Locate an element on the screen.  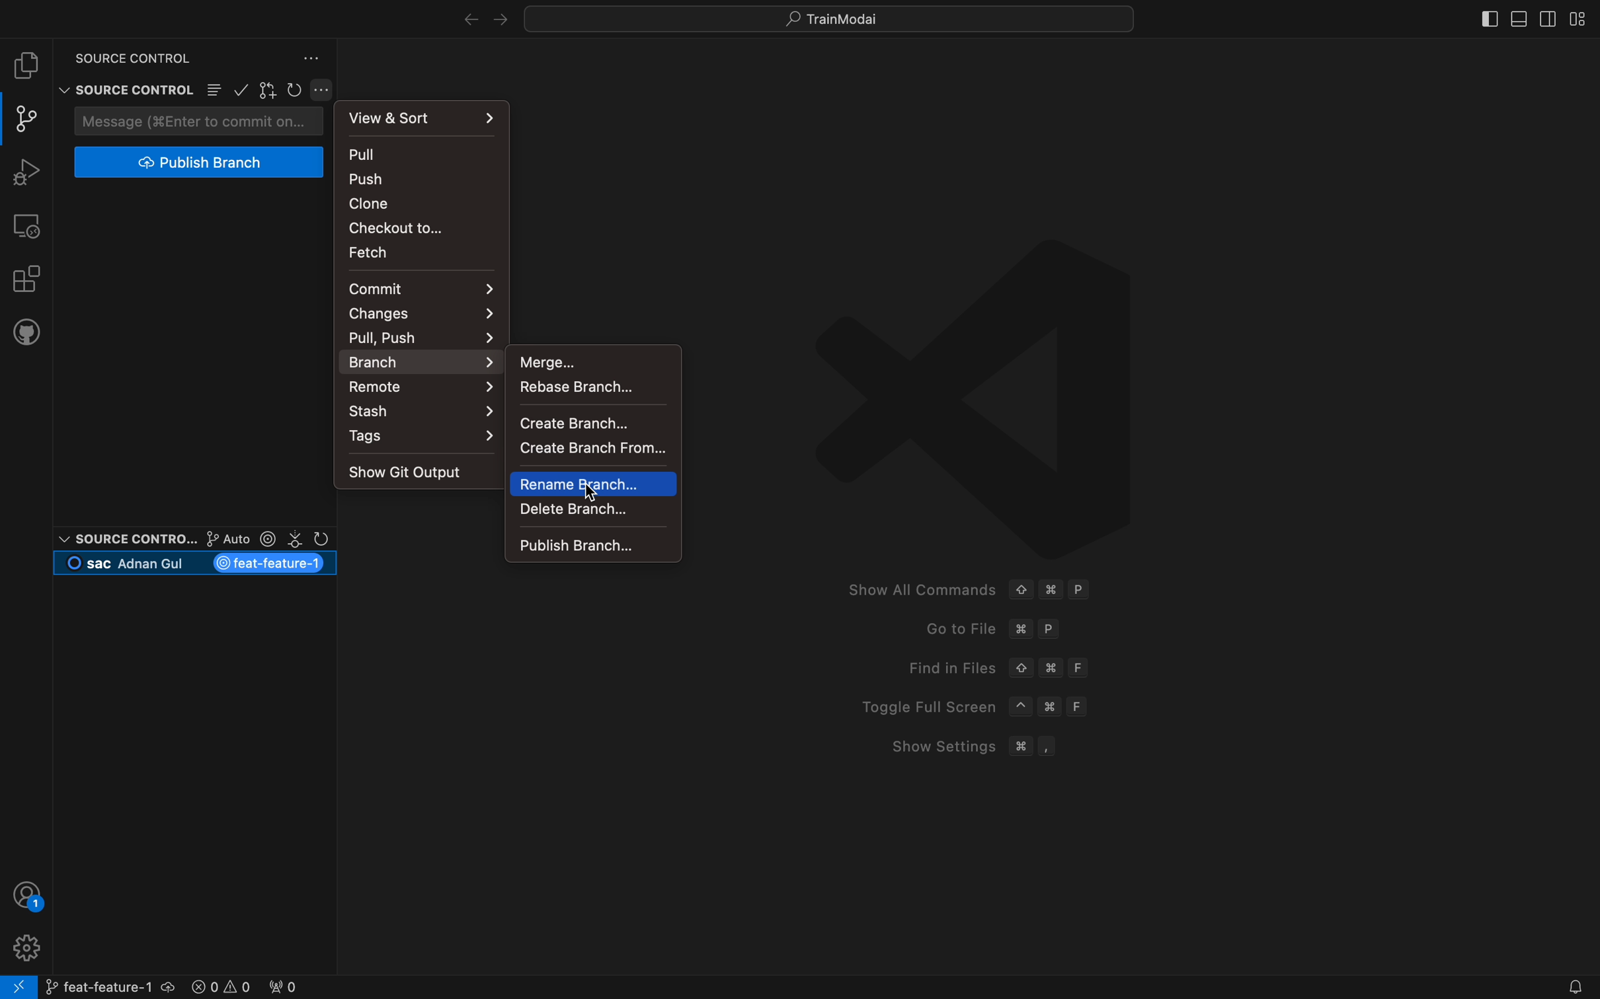
debugger is located at coordinates (26, 170).